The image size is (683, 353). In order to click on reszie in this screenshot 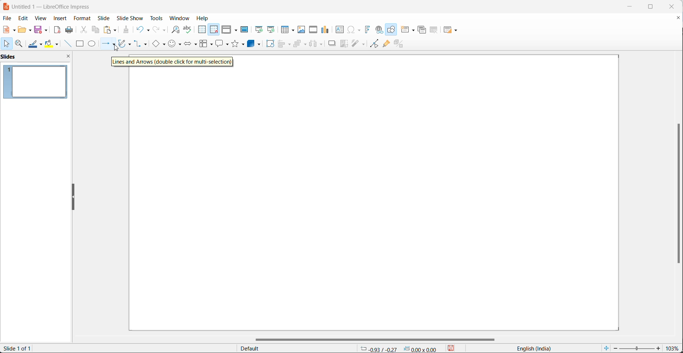, I will do `click(72, 197)`.